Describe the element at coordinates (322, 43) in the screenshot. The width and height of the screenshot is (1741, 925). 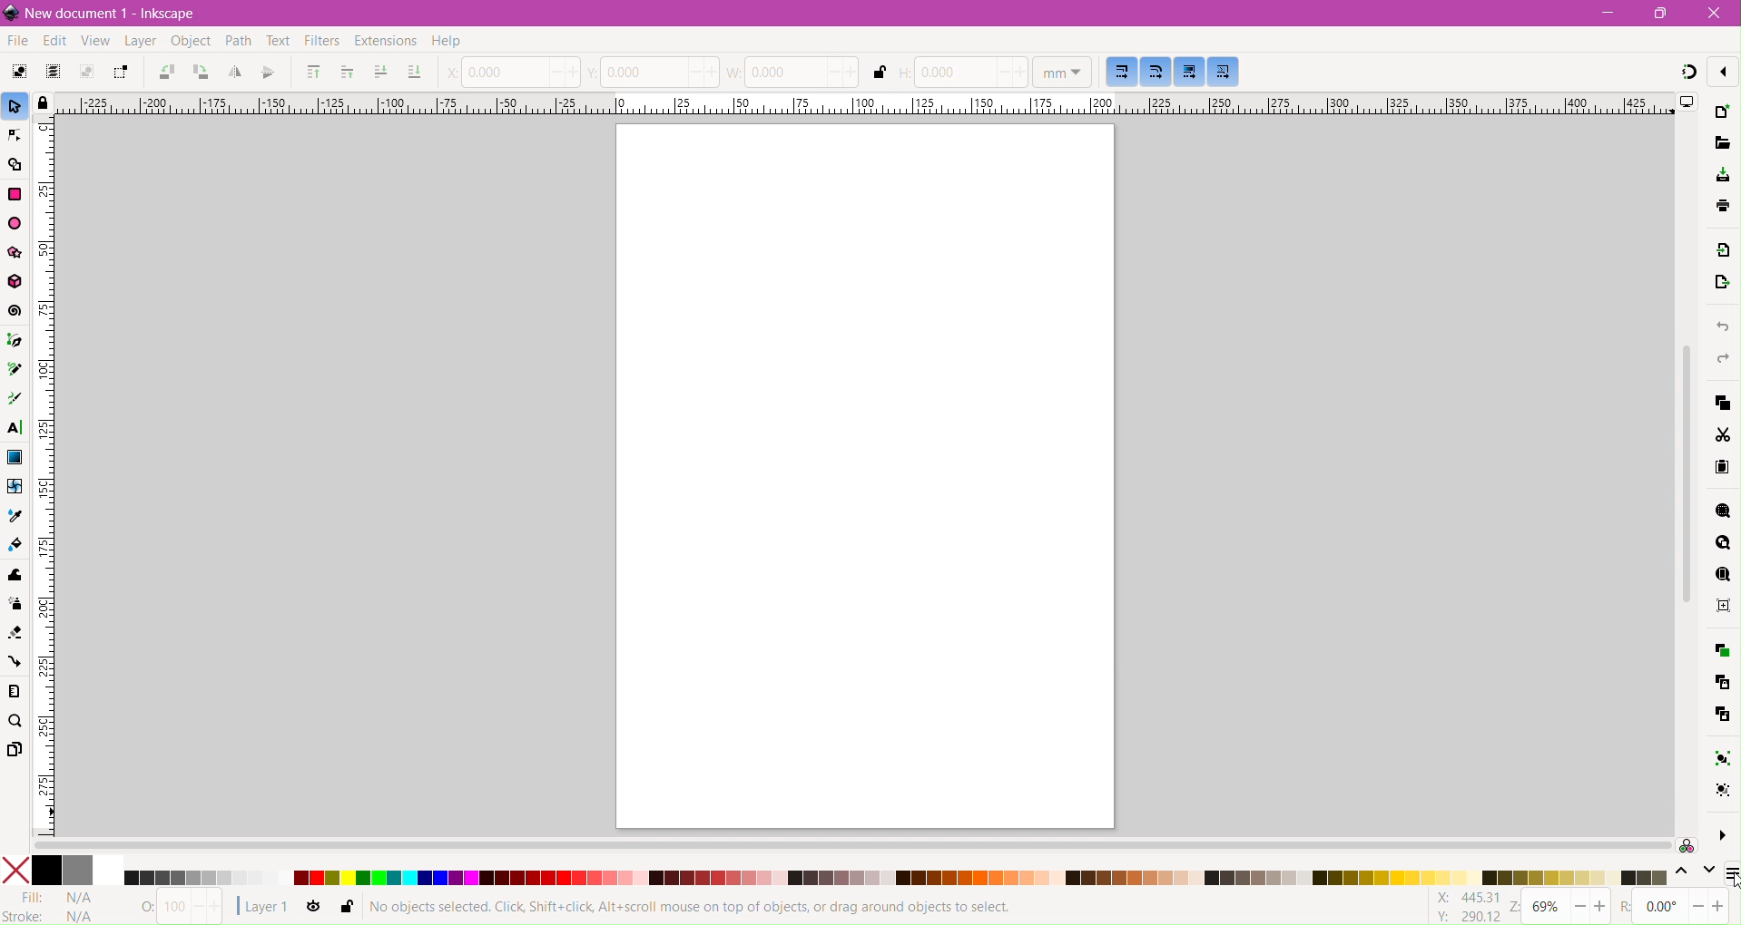
I see `Filters` at that location.